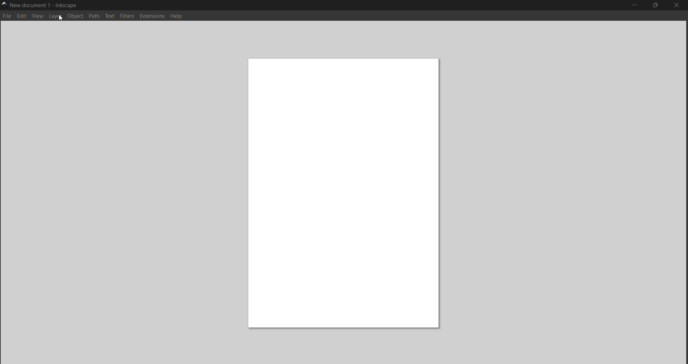  I want to click on object, so click(76, 16).